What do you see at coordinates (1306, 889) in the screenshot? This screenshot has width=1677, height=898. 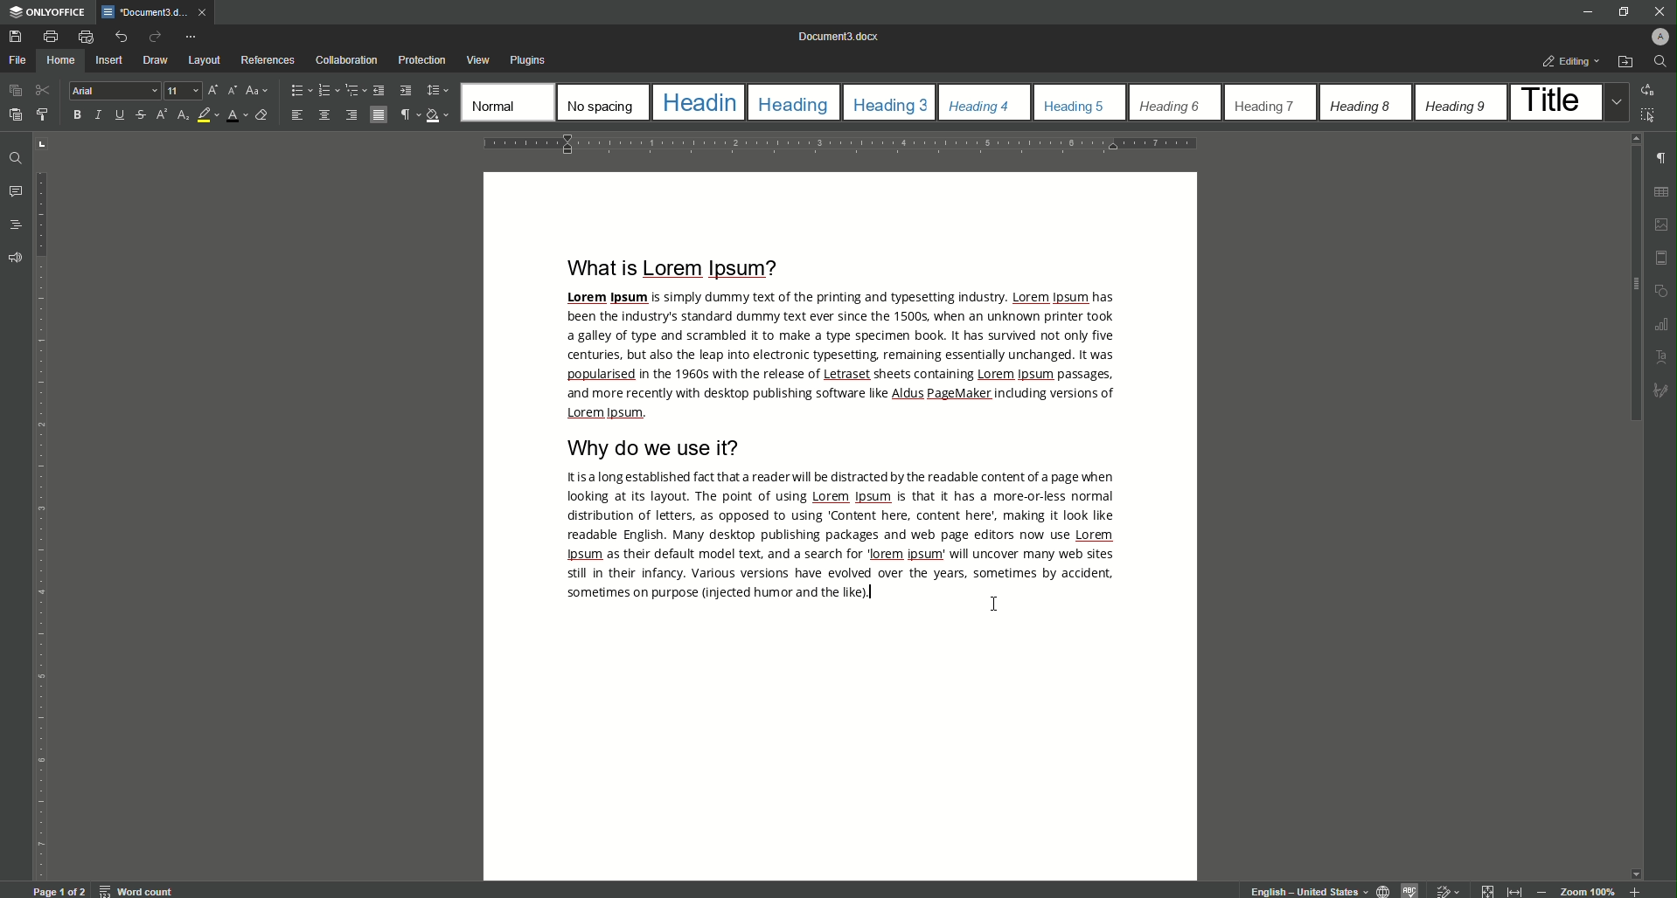 I see `English - United States` at bounding box center [1306, 889].